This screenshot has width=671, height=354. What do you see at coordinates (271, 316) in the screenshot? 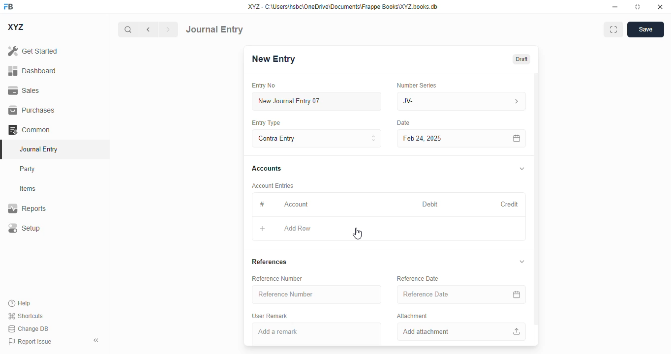
I see `user remark` at bounding box center [271, 316].